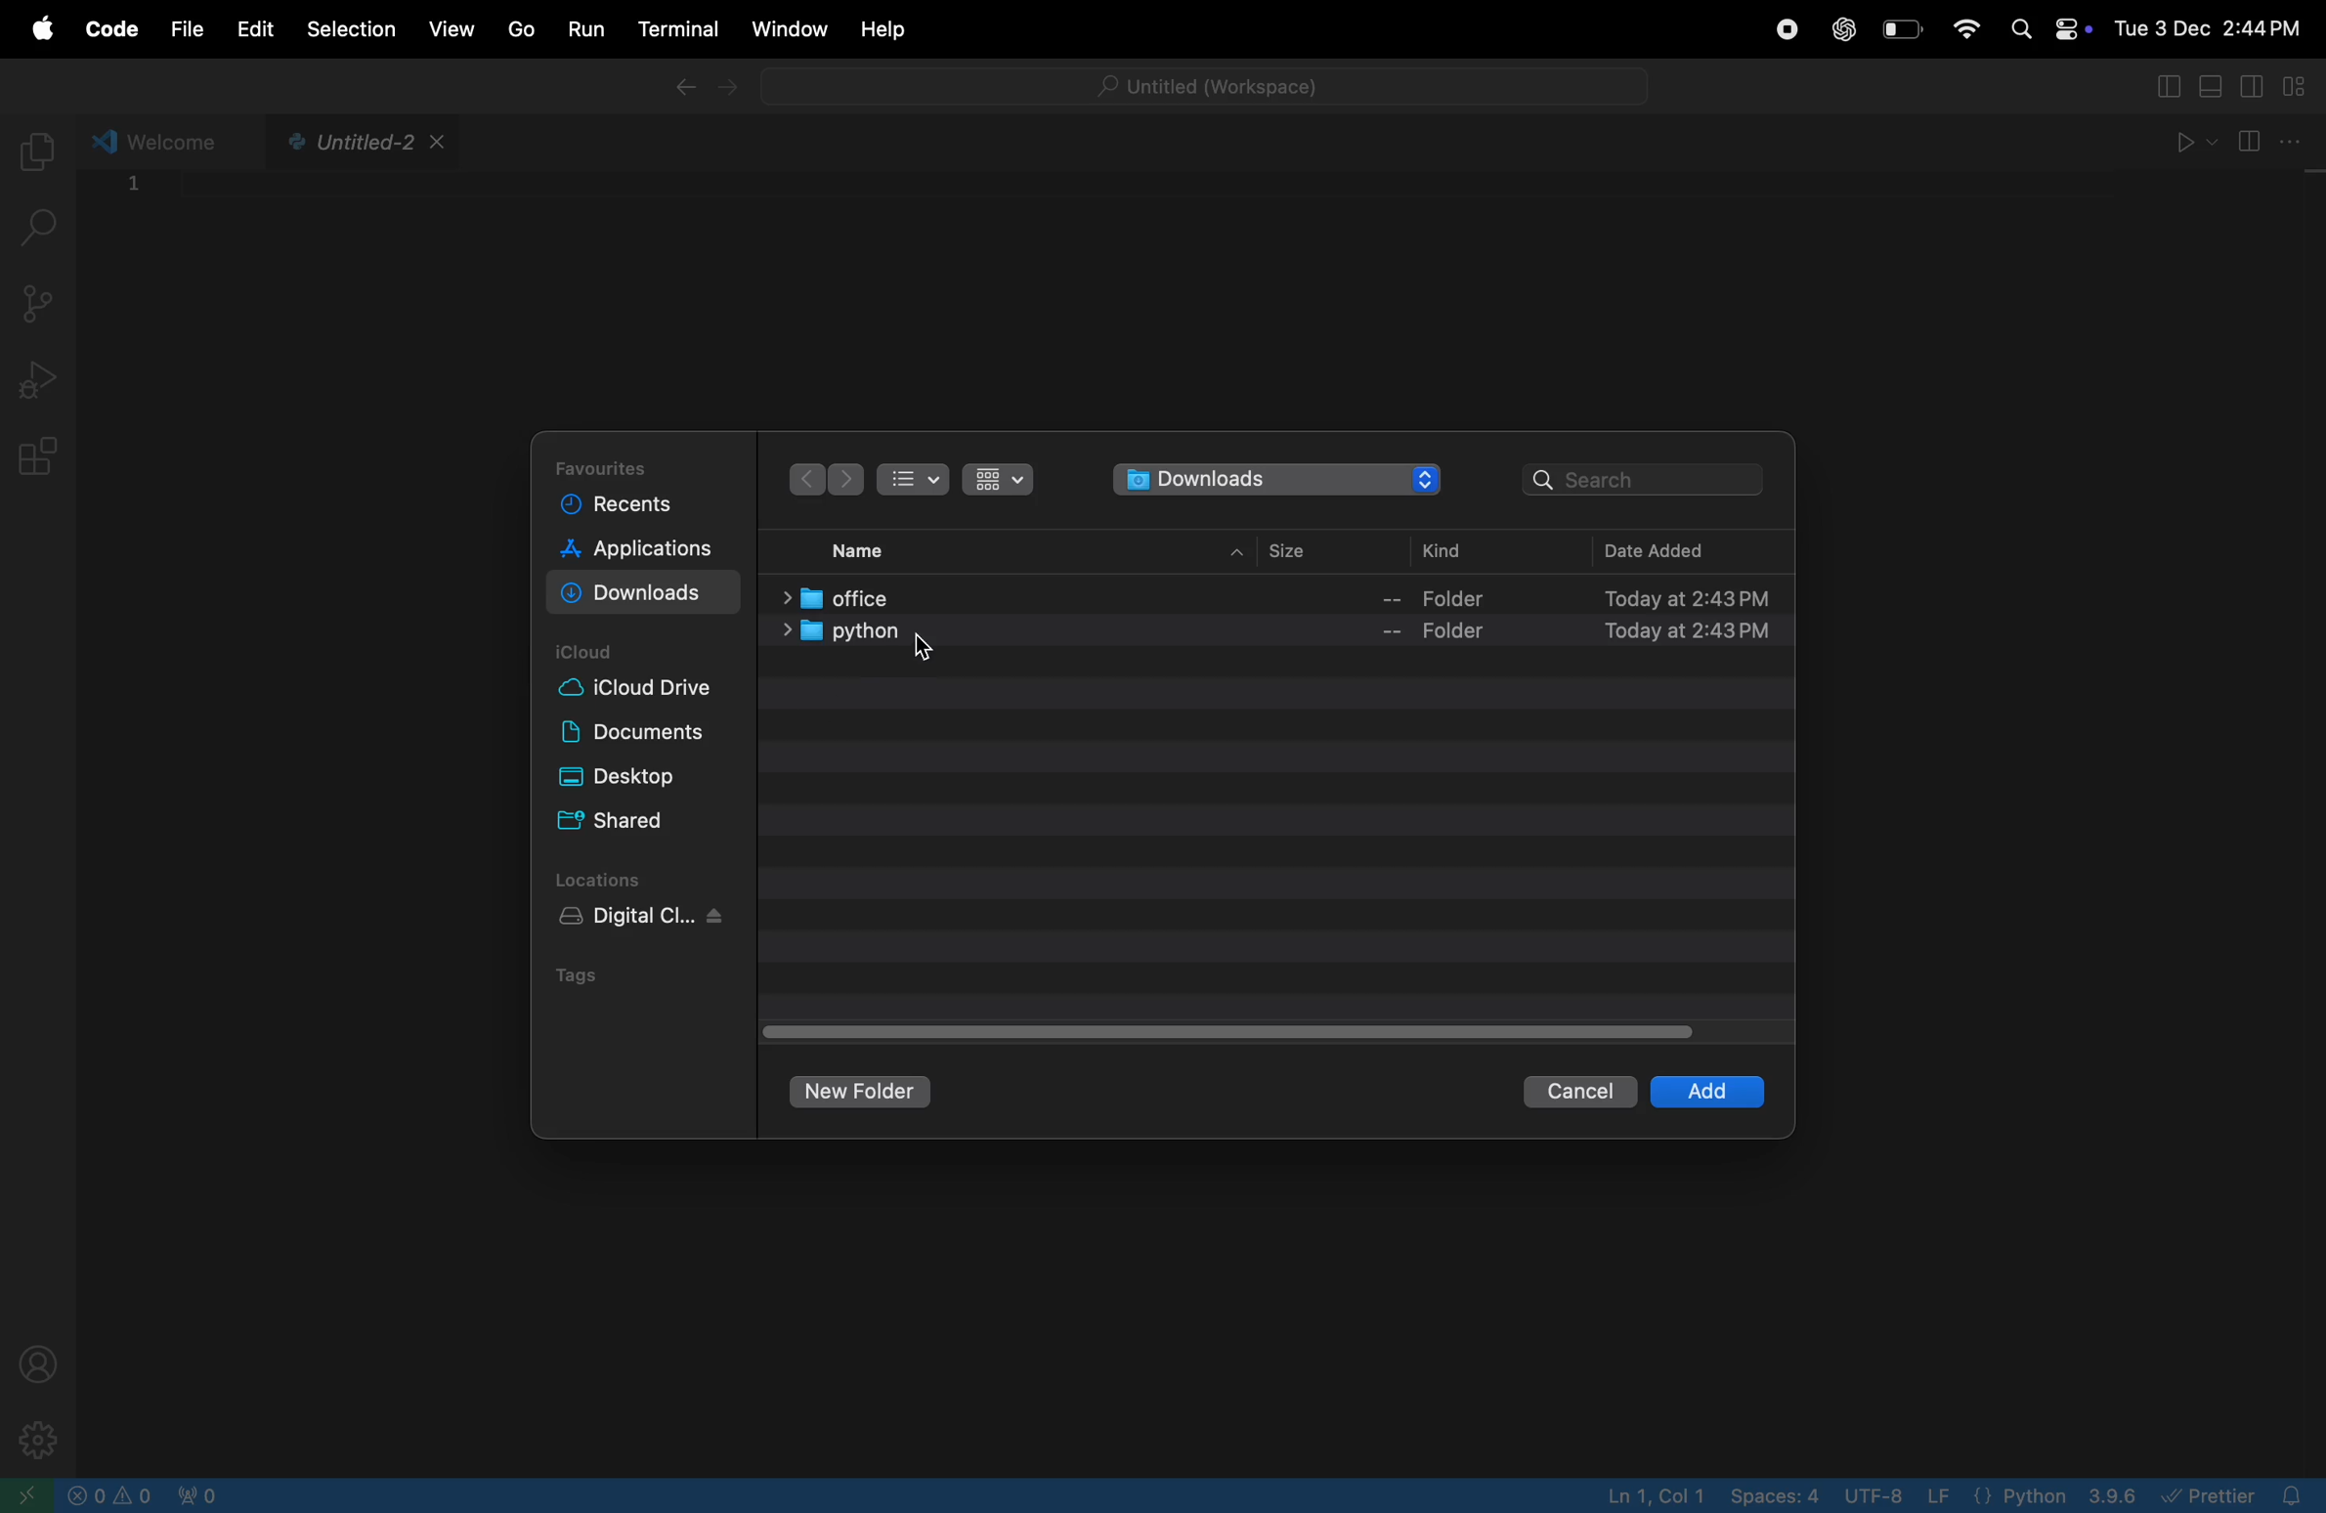 This screenshot has width=2326, height=1513. I want to click on toggle primary side bar, so click(2167, 85).